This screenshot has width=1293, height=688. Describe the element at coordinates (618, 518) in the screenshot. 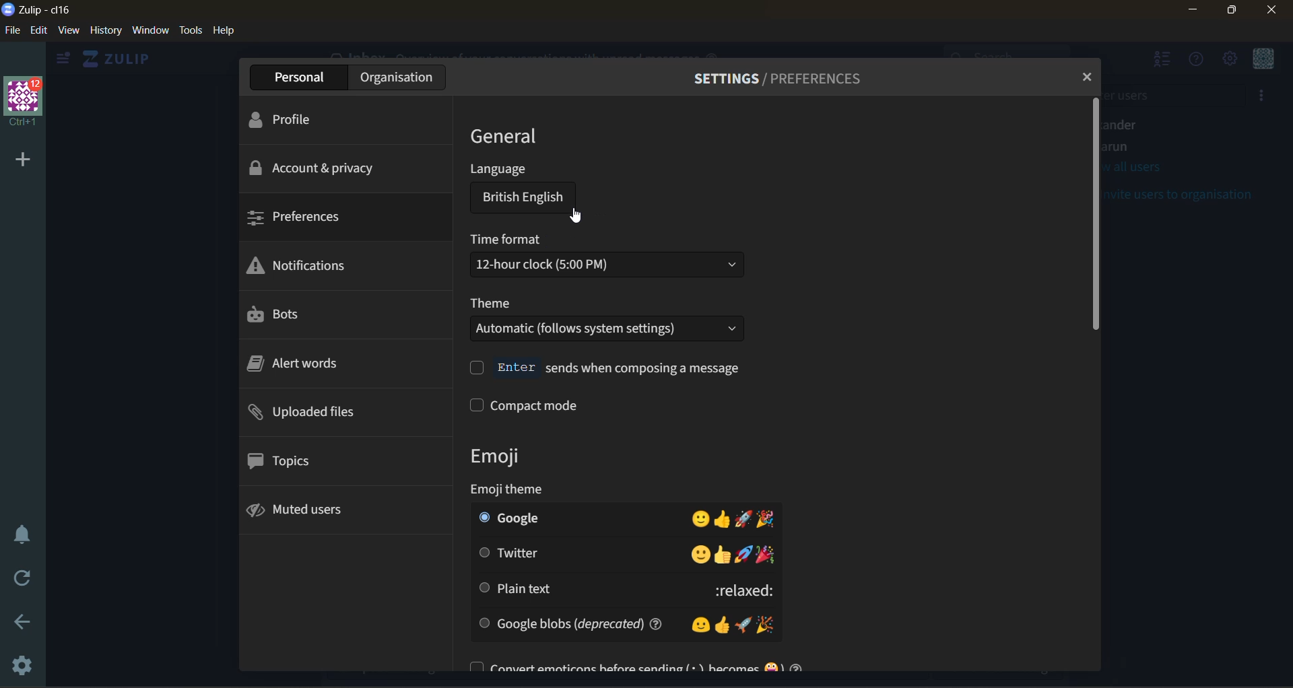

I see `google` at that location.